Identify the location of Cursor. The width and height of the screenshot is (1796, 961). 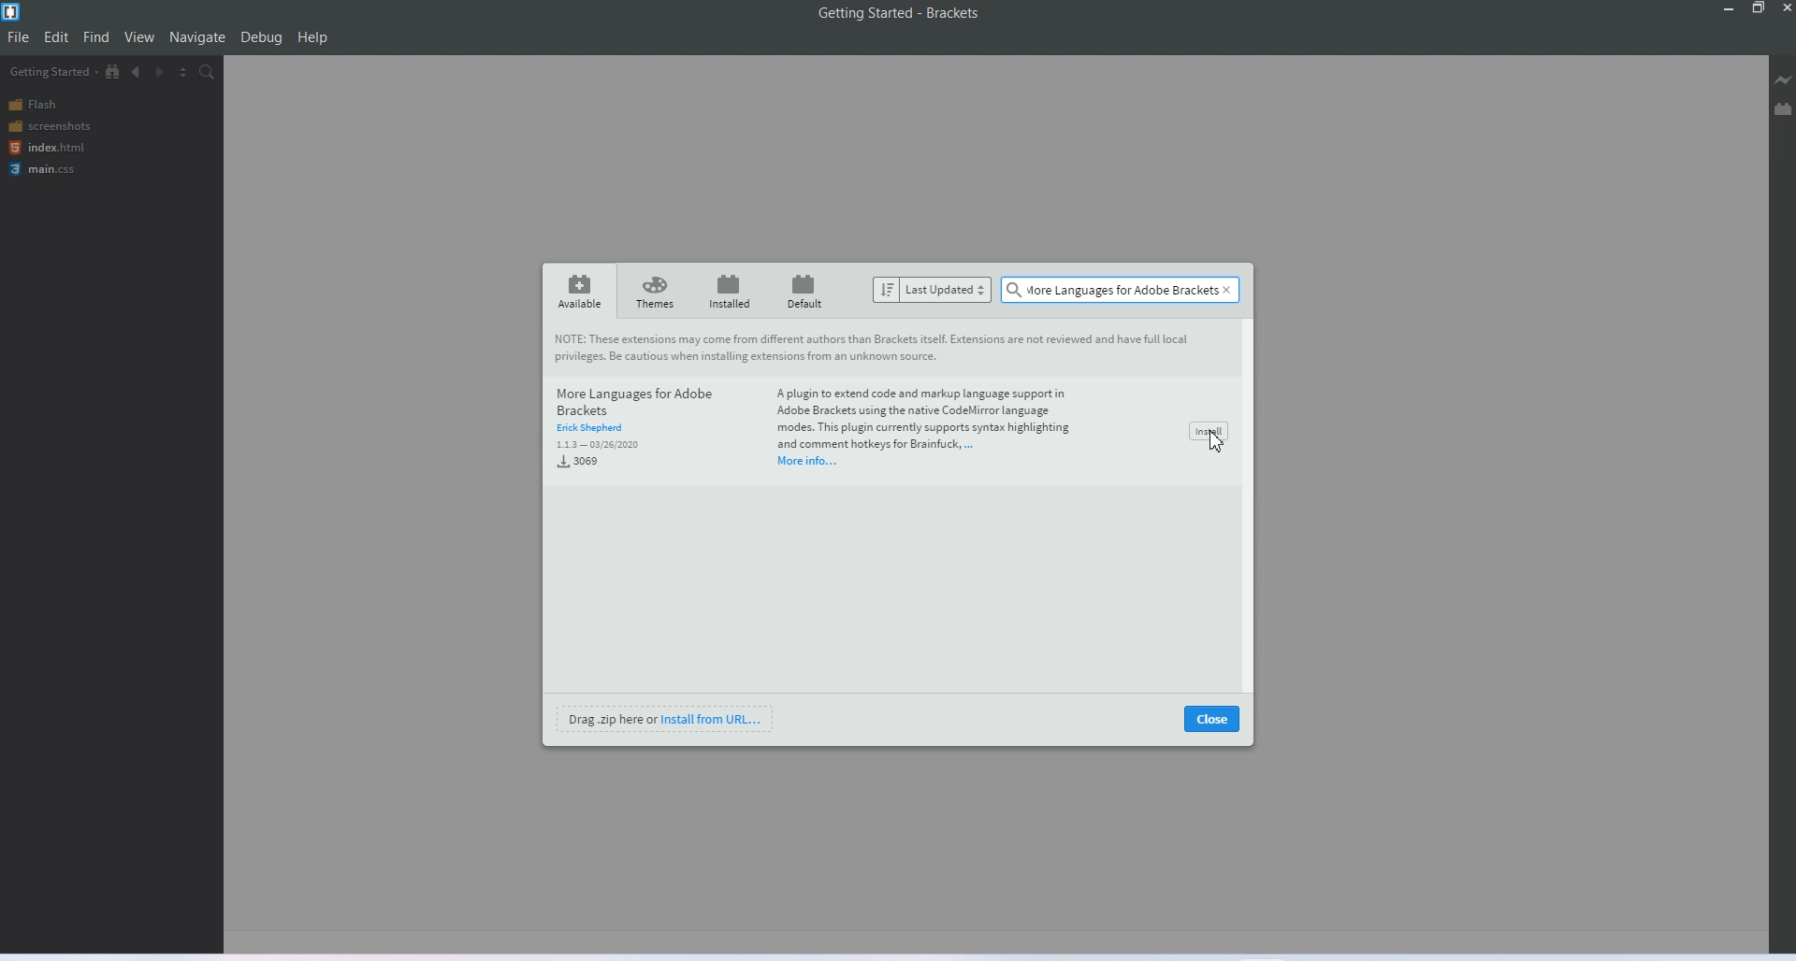
(1218, 443).